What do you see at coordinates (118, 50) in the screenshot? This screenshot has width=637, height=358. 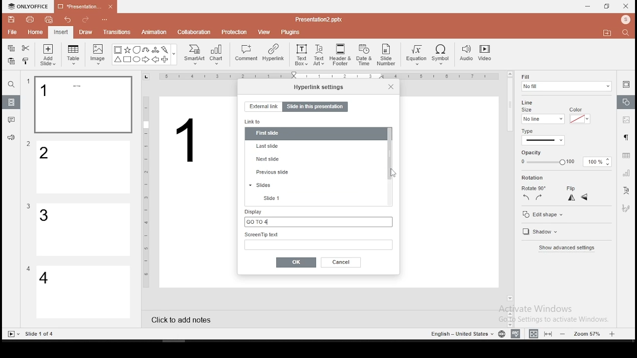 I see `Bordered Box` at bounding box center [118, 50].